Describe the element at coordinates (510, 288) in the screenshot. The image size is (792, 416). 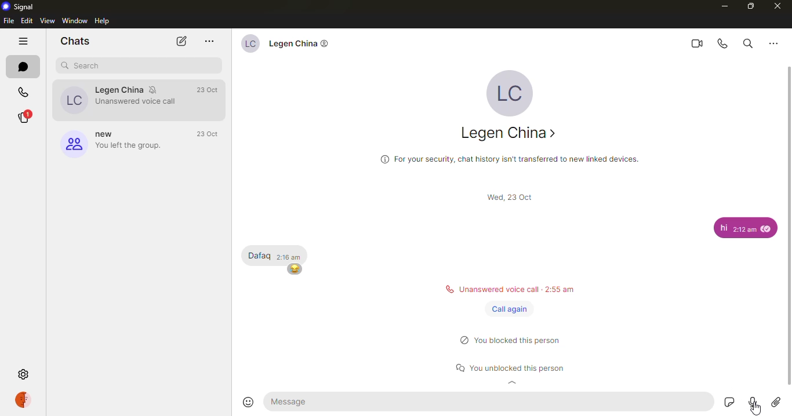
I see `status message` at that location.